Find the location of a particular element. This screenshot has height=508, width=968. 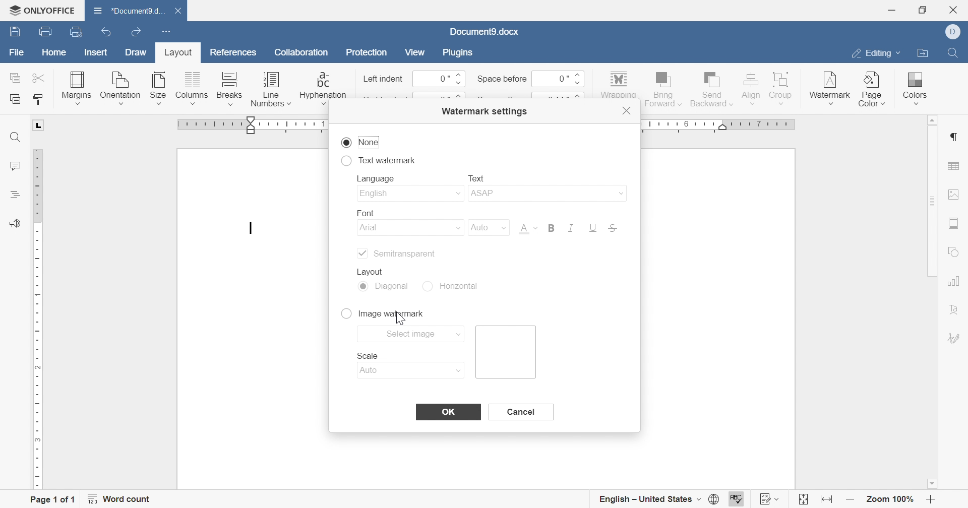

comments is located at coordinates (14, 166).